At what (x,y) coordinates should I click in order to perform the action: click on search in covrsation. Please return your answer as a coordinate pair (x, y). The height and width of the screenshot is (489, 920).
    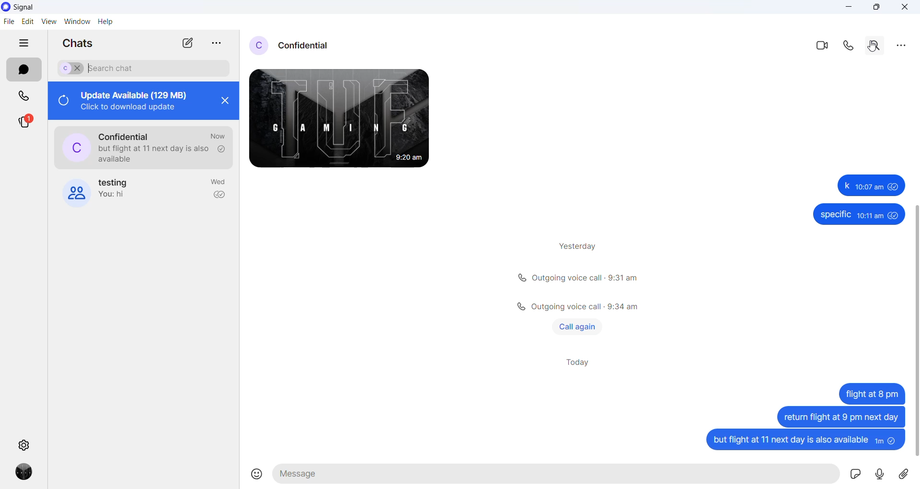
    Looking at the image, I should click on (875, 46).